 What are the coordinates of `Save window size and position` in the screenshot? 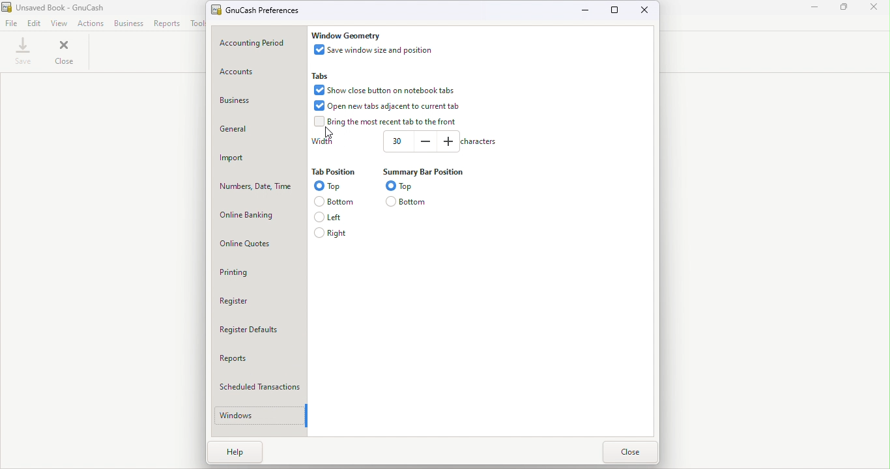 It's located at (377, 50).